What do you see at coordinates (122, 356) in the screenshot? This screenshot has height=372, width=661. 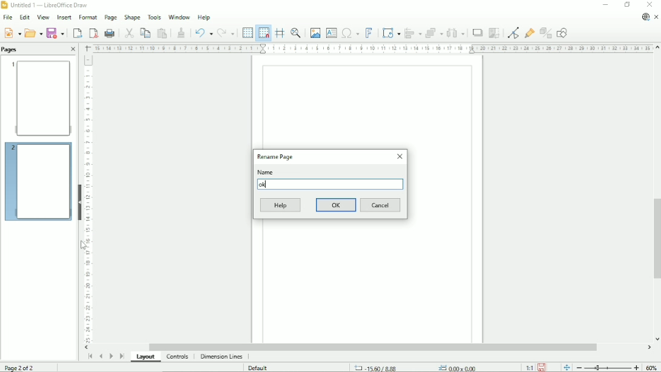 I see `Scroll to last page` at bounding box center [122, 356].